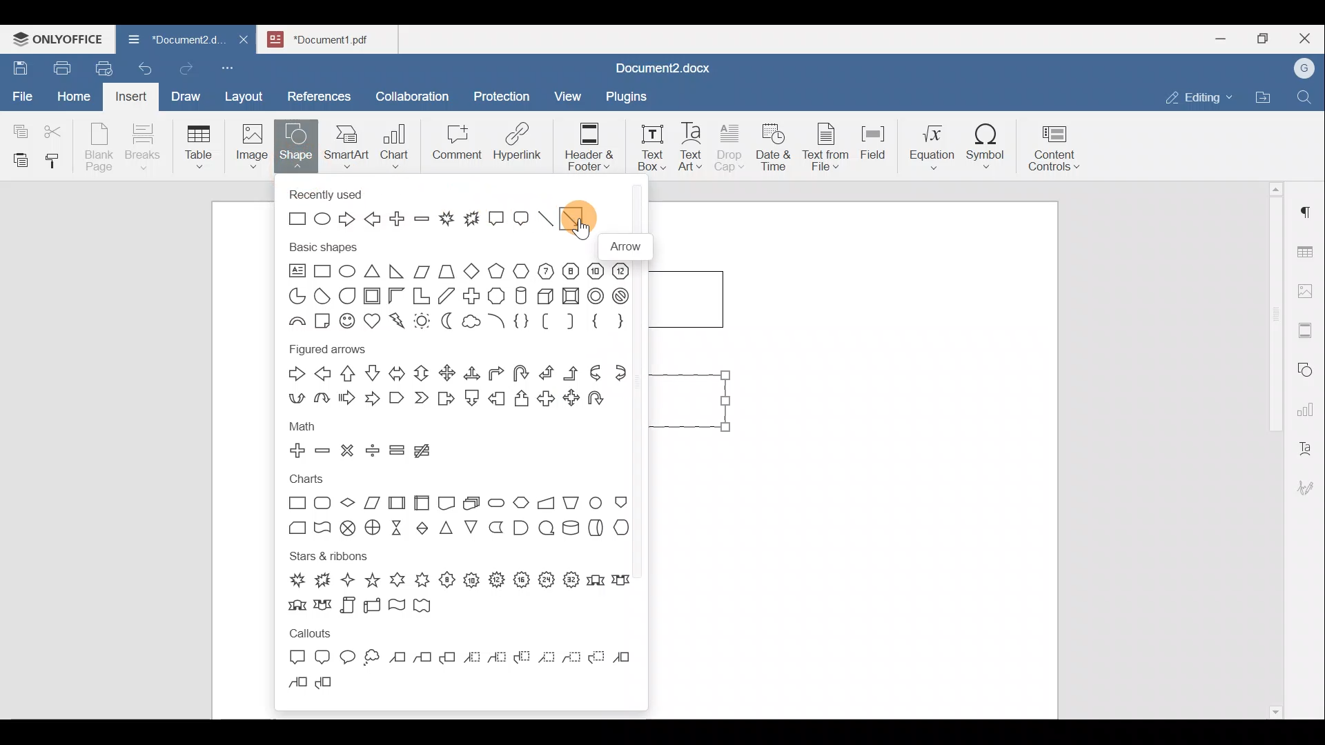 The width and height of the screenshot is (1325, 745). Describe the element at coordinates (59, 66) in the screenshot. I see `Print file` at that location.